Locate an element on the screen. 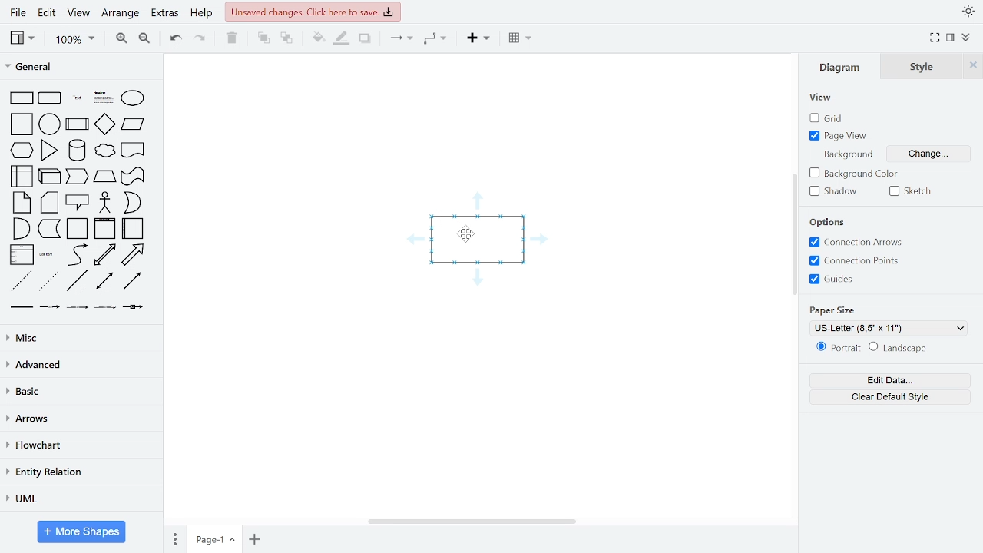  help is located at coordinates (201, 15).